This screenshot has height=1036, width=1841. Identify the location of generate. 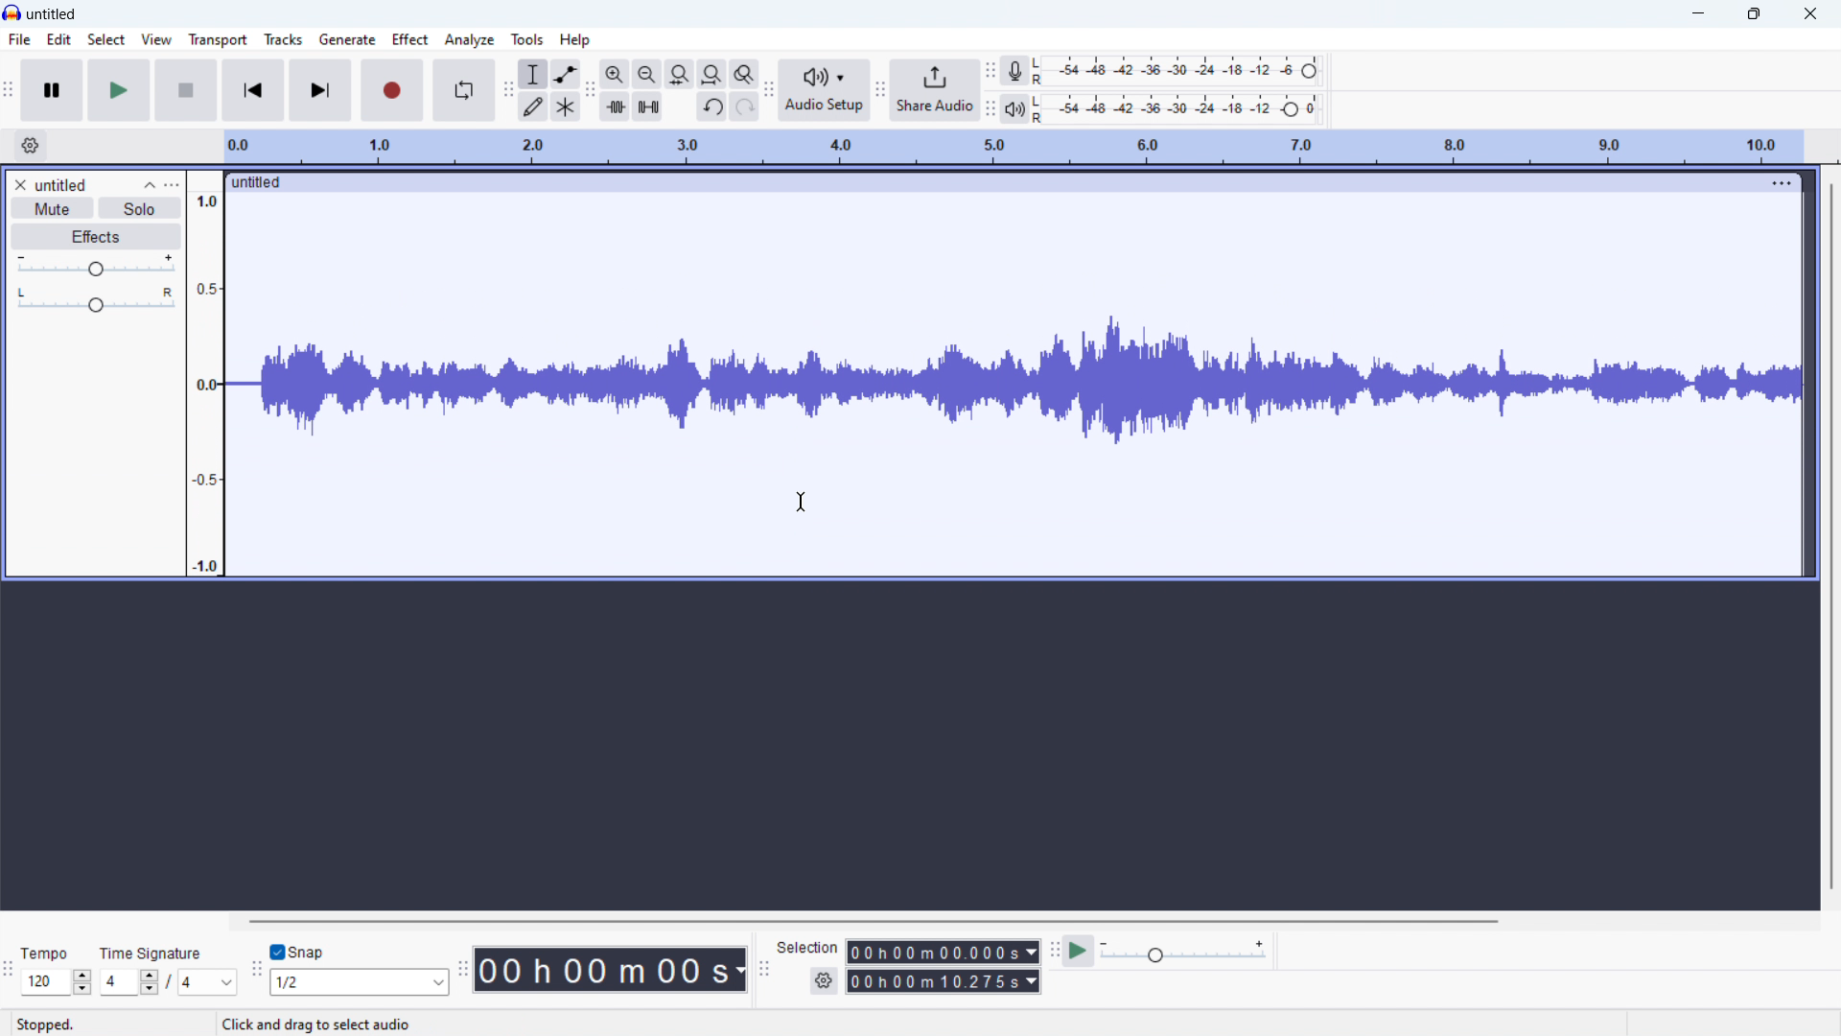
(346, 39).